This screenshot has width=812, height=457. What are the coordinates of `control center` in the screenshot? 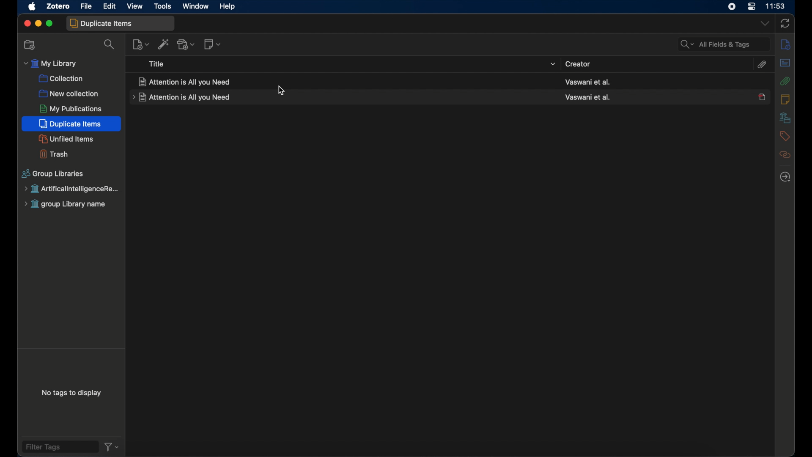 It's located at (751, 7).